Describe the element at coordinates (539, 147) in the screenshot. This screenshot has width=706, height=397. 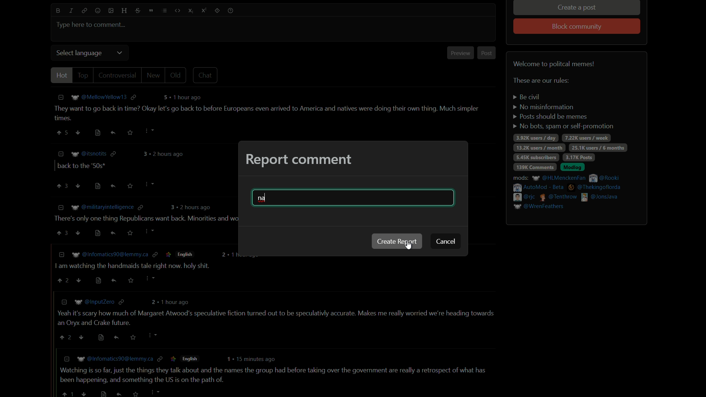
I see `13.2k users / day` at that location.